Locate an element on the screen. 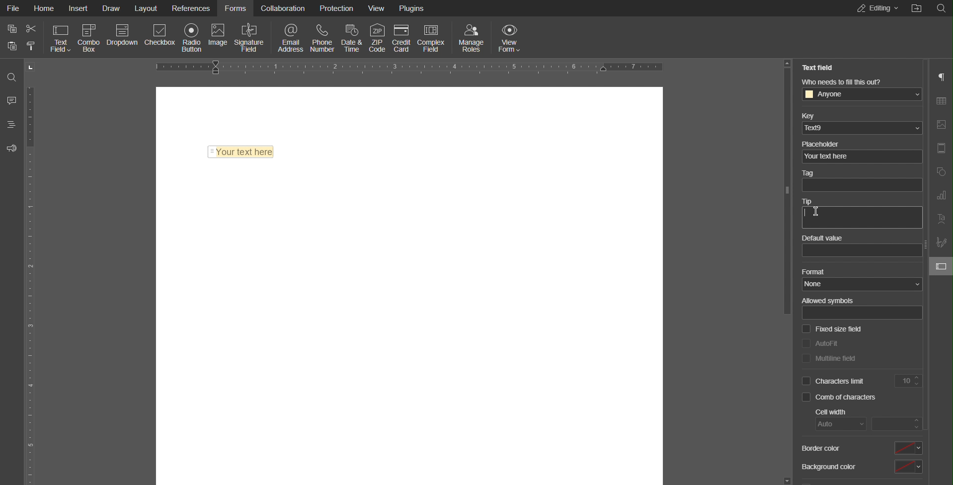 This screenshot has height=485, width=953. Image is located at coordinates (219, 37).